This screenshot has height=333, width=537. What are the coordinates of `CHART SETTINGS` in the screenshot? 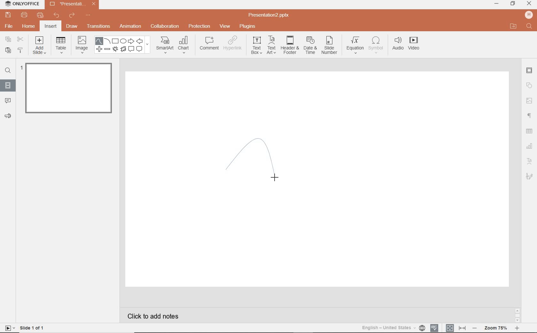 It's located at (530, 145).